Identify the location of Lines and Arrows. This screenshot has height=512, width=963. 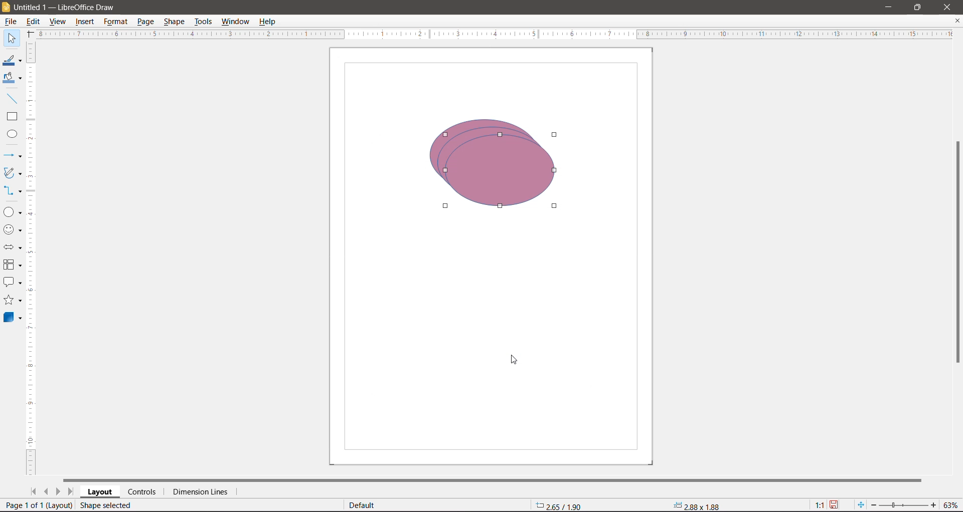
(13, 155).